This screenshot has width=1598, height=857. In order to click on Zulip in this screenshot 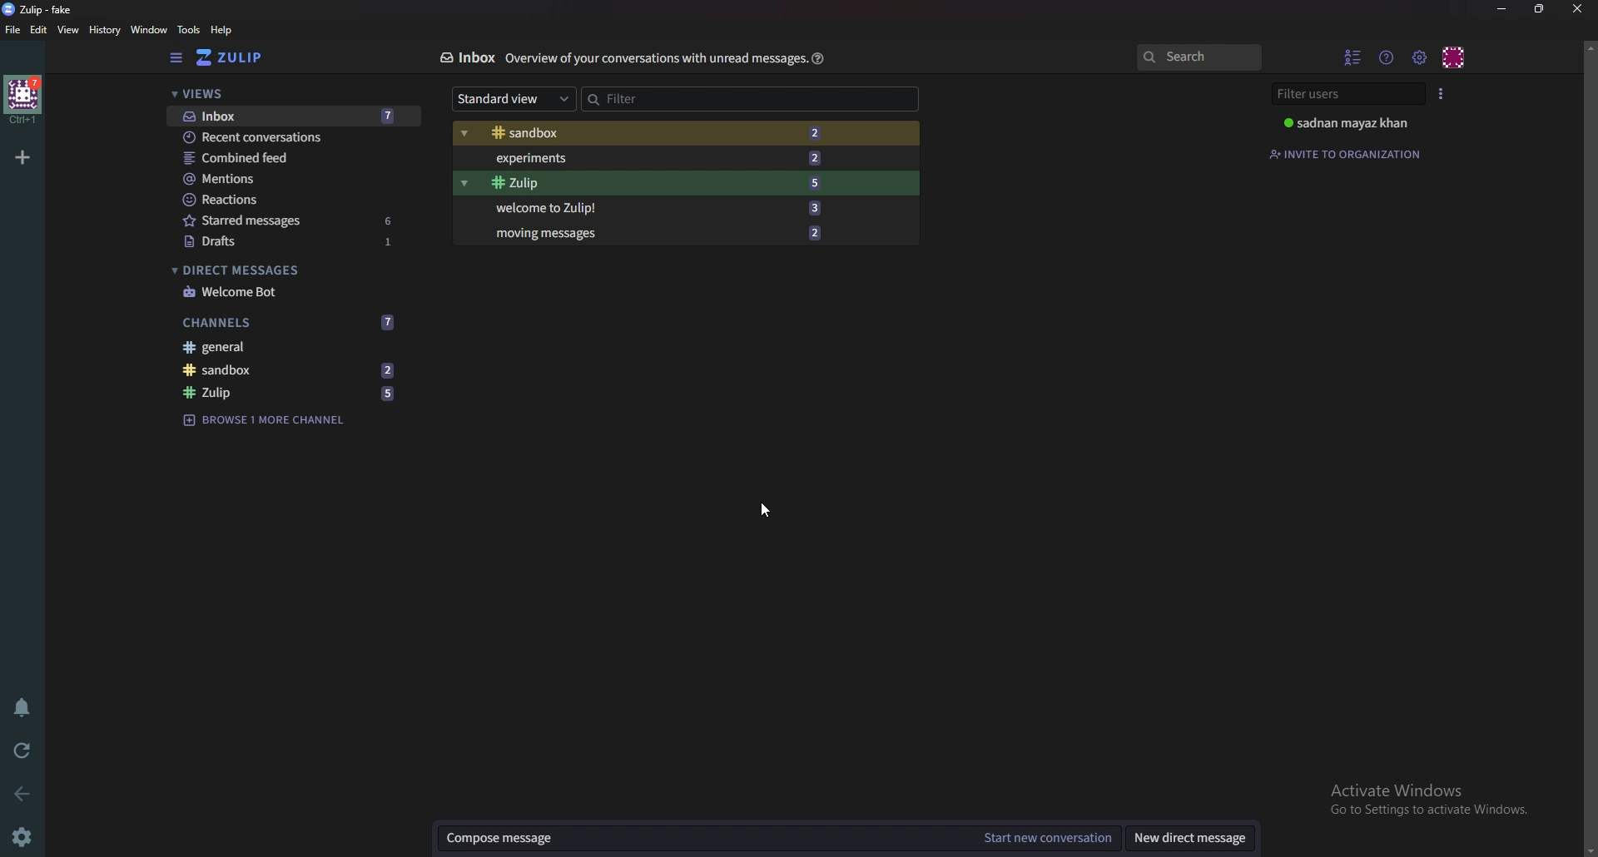, I will do `click(286, 392)`.